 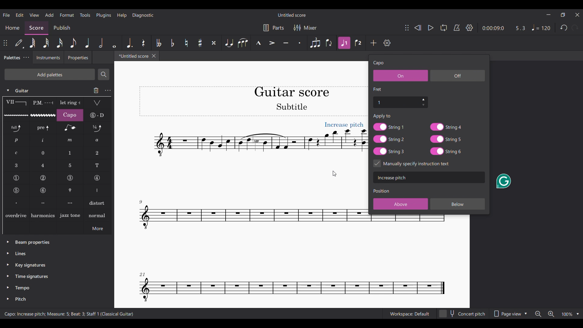 What do you see at coordinates (258, 43) in the screenshot?
I see `Marcato` at bounding box center [258, 43].